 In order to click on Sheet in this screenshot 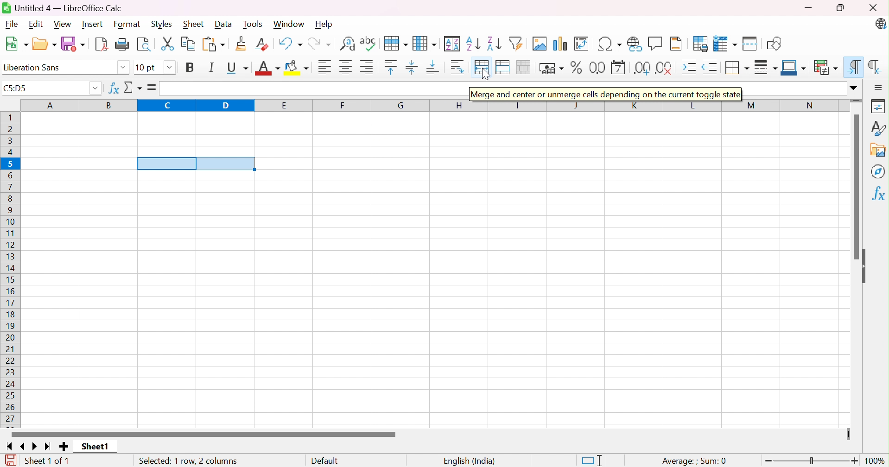, I will do `click(193, 24)`.